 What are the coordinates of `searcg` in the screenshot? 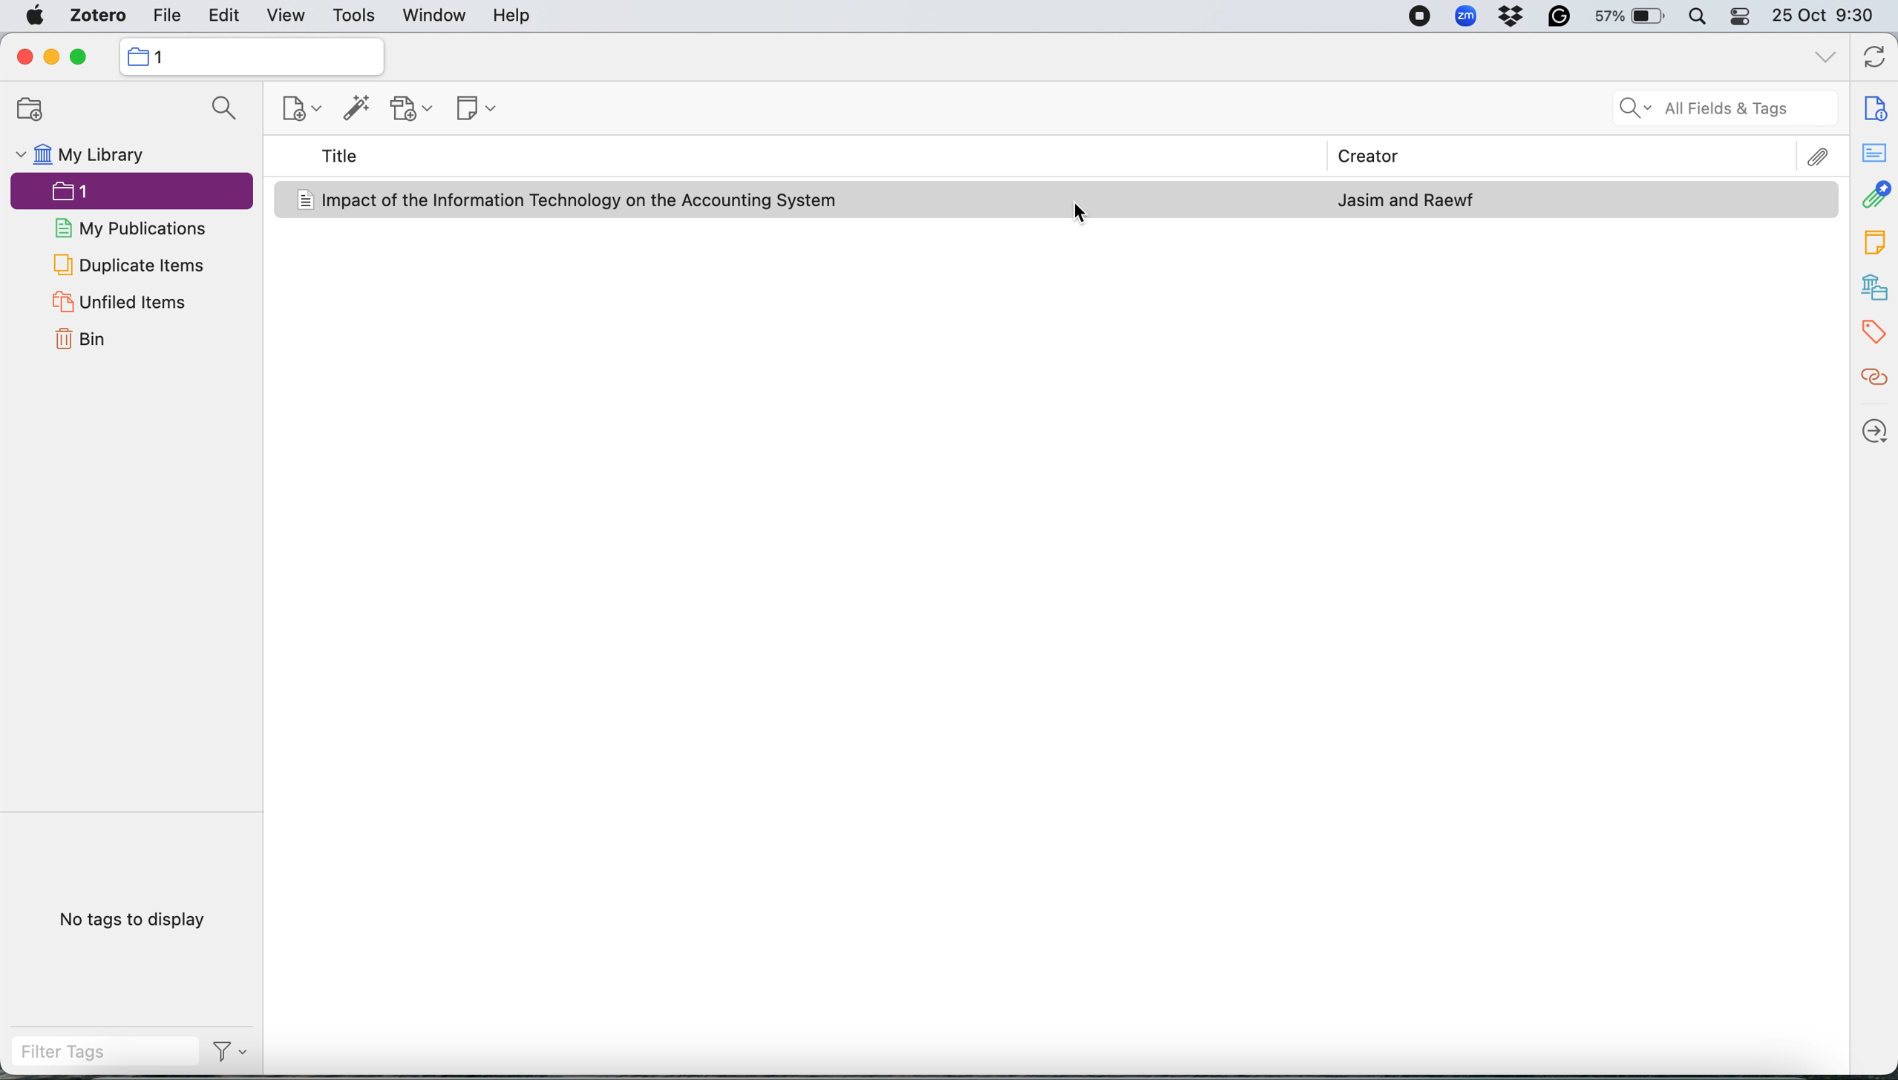 It's located at (221, 109).